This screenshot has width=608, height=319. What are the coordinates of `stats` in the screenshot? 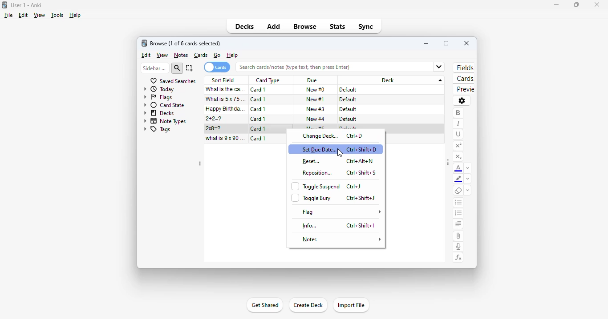 It's located at (337, 26).